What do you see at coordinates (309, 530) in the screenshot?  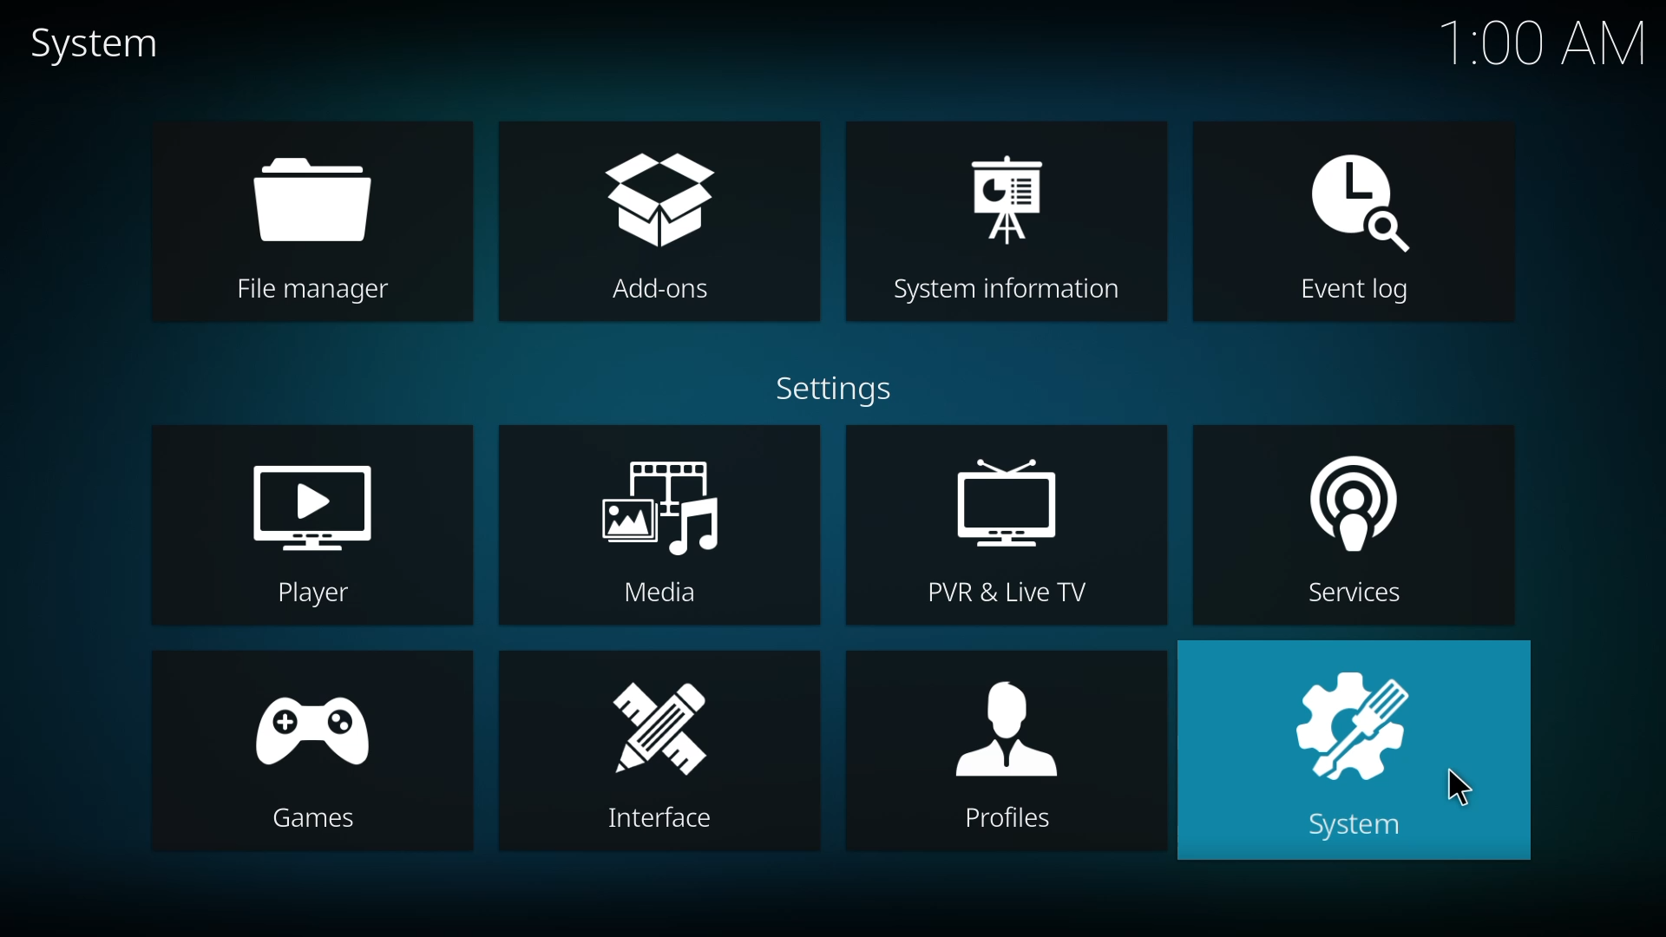 I see `player` at bounding box center [309, 530].